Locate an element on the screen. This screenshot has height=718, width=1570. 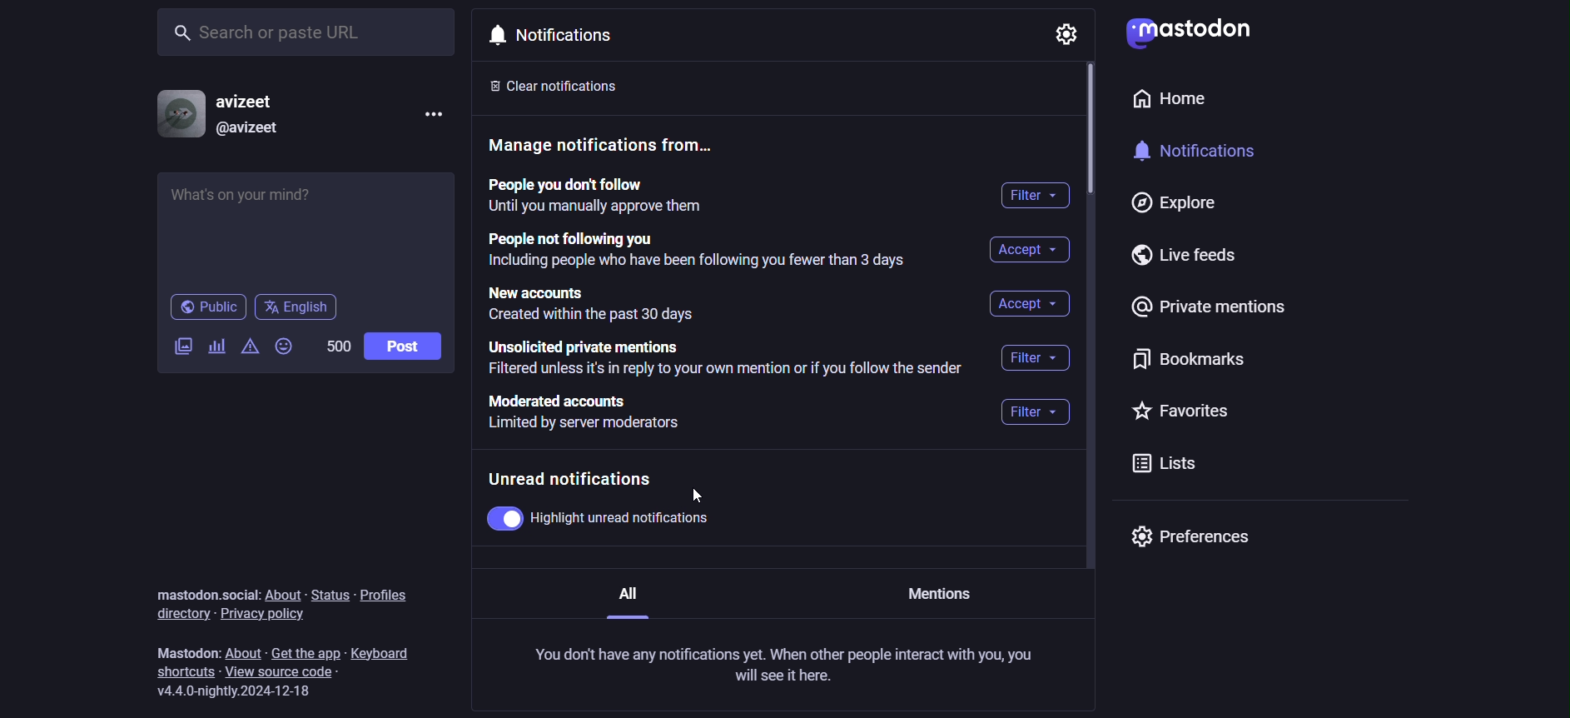
post is located at coordinates (405, 346).